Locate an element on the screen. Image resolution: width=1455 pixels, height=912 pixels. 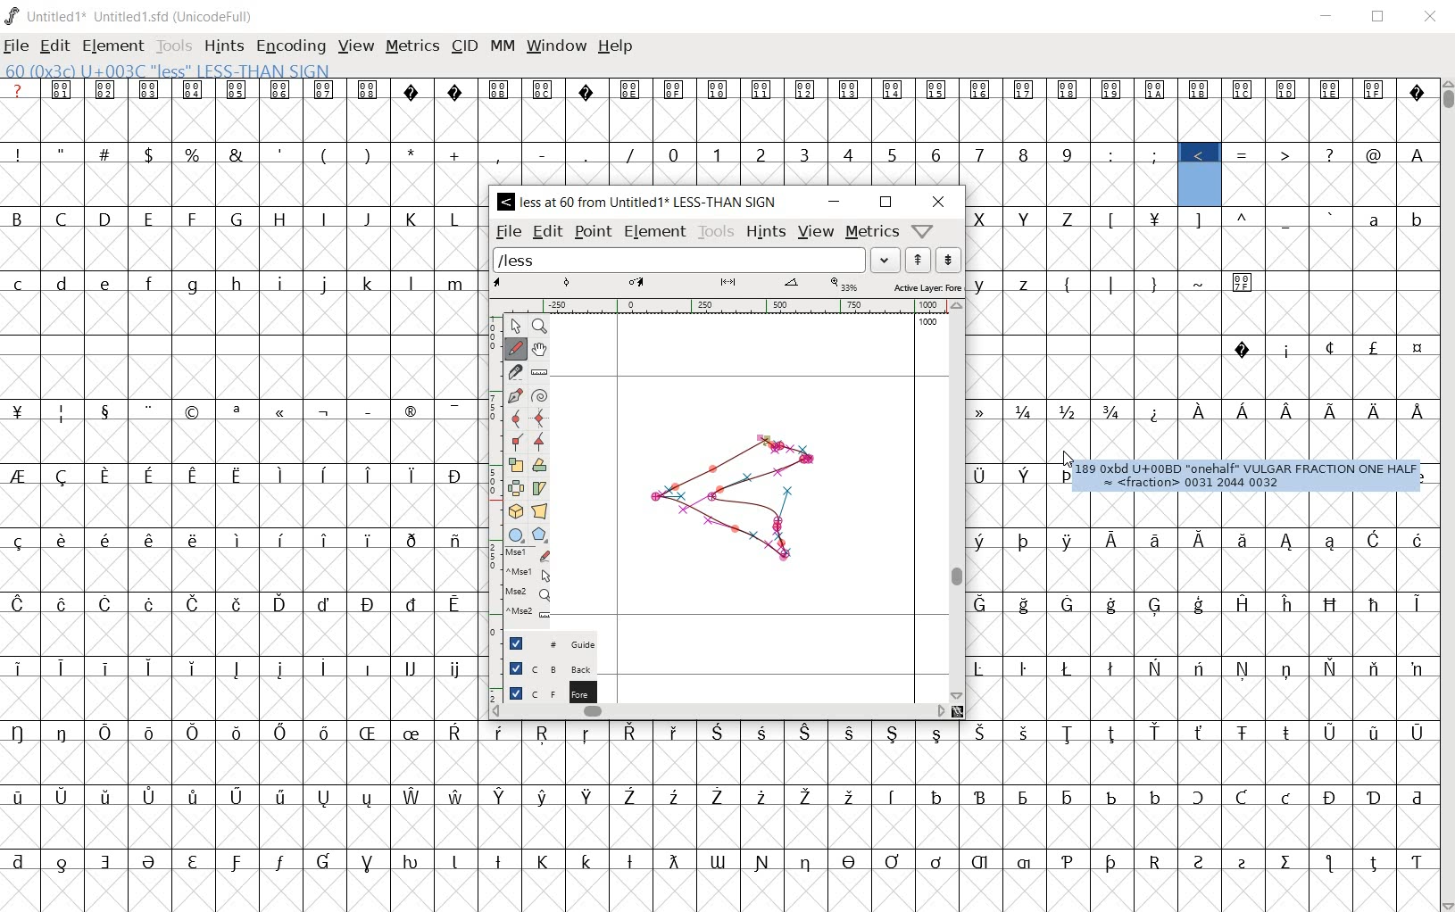
scrollbar is located at coordinates (1446, 493).